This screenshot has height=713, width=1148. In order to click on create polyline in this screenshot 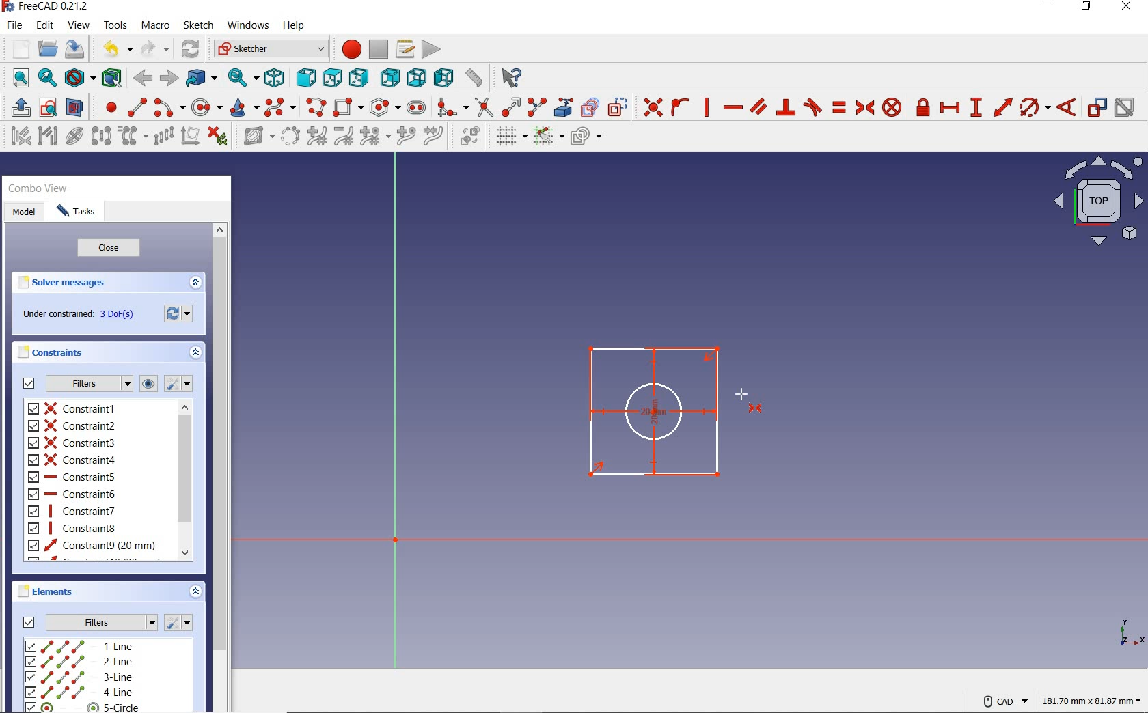, I will do `click(316, 108)`.